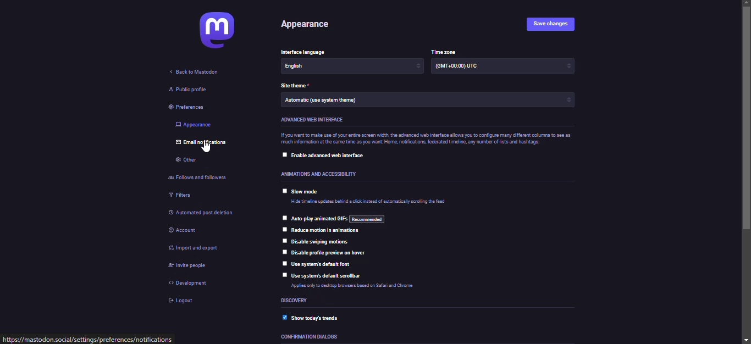 Image resolution: width=751 pixels, height=344 pixels. What do you see at coordinates (426, 140) in the screenshot?
I see `info` at bounding box center [426, 140].